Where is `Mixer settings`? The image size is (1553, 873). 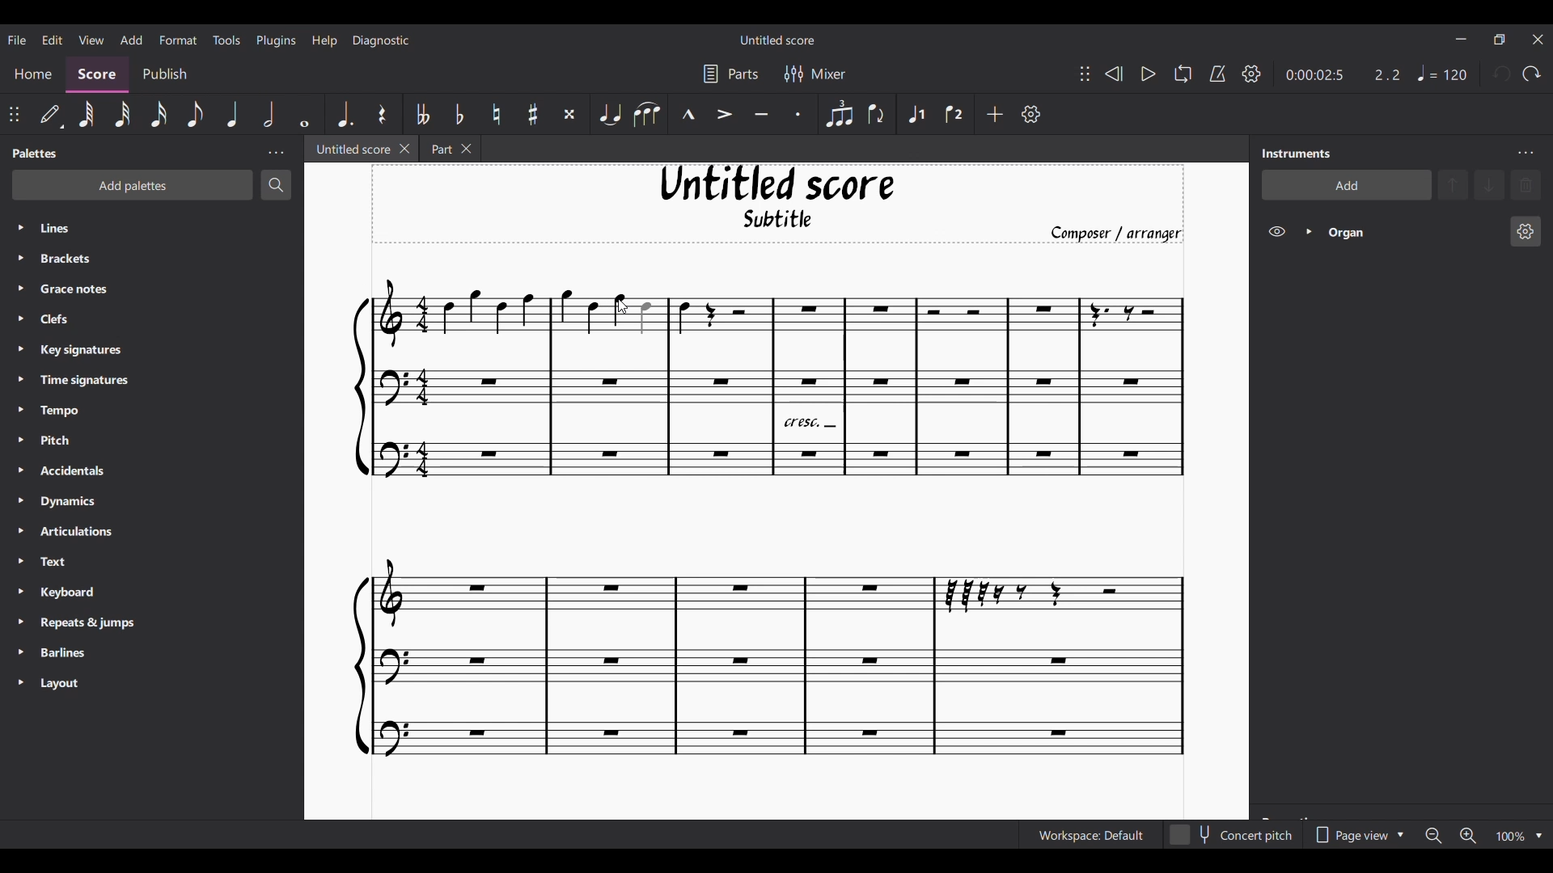 Mixer settings is located at coordinates (815, 74).